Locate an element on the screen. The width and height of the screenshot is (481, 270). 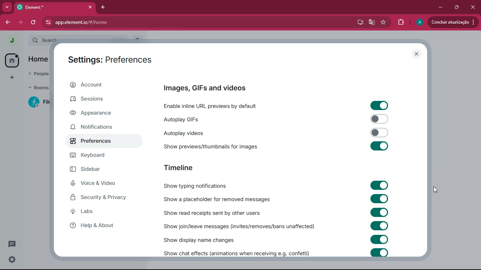
show a placeholder for removed messages is located at coordinates (221, 199).